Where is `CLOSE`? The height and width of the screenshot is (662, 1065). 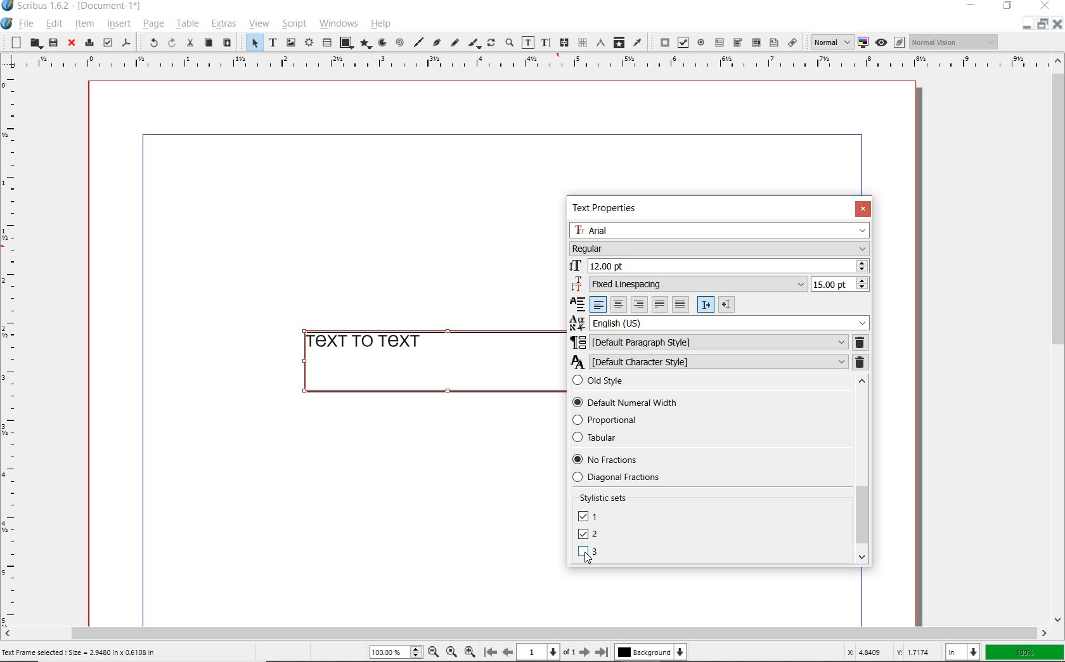
CLOSE is located at coordinates (862, 209).